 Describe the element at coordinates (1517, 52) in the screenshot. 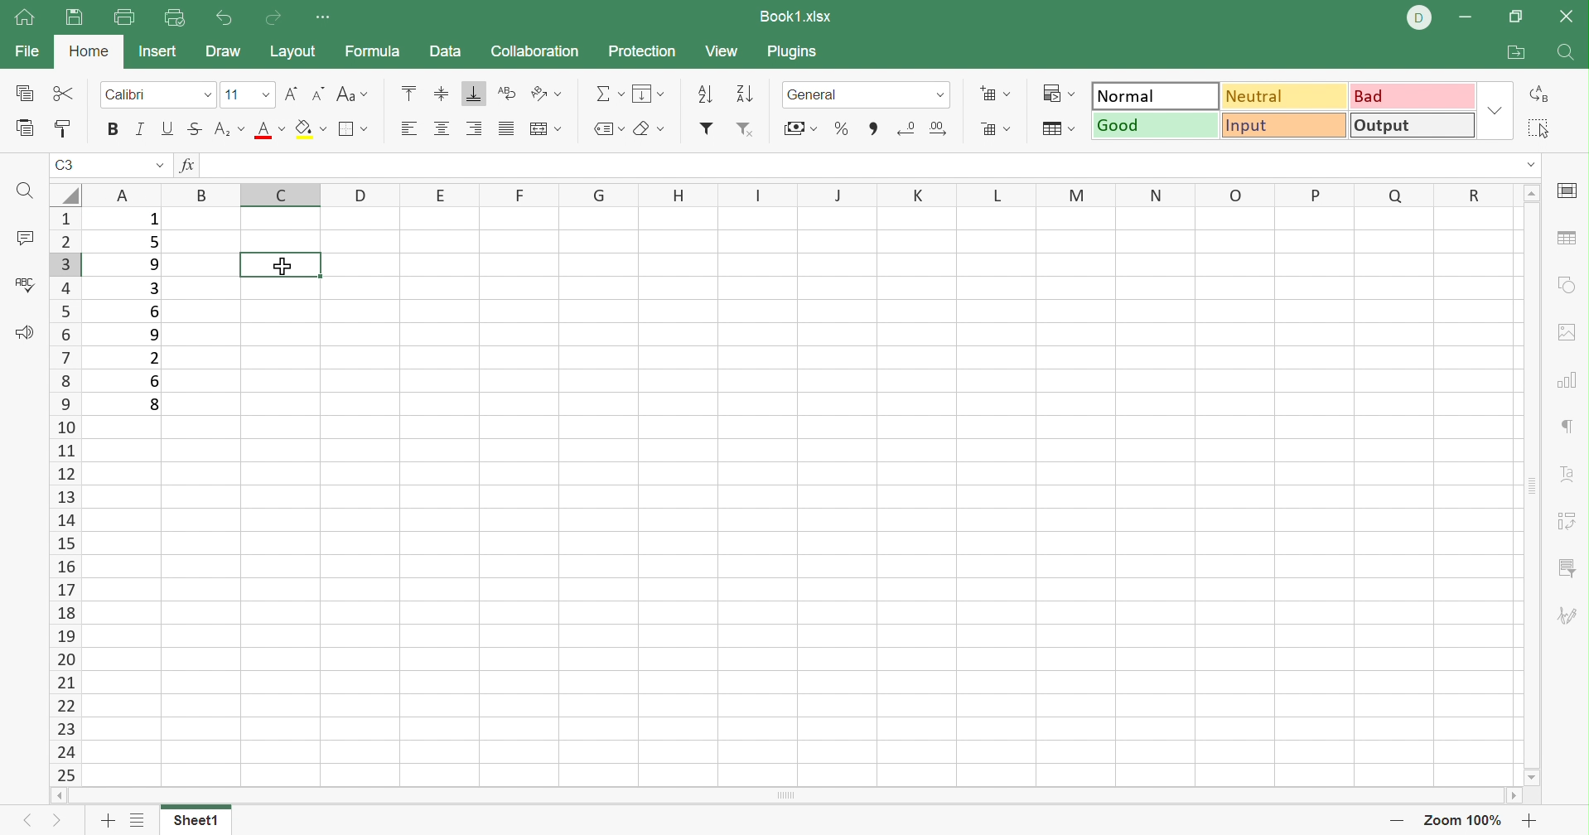

I see `Open file location` at that location.